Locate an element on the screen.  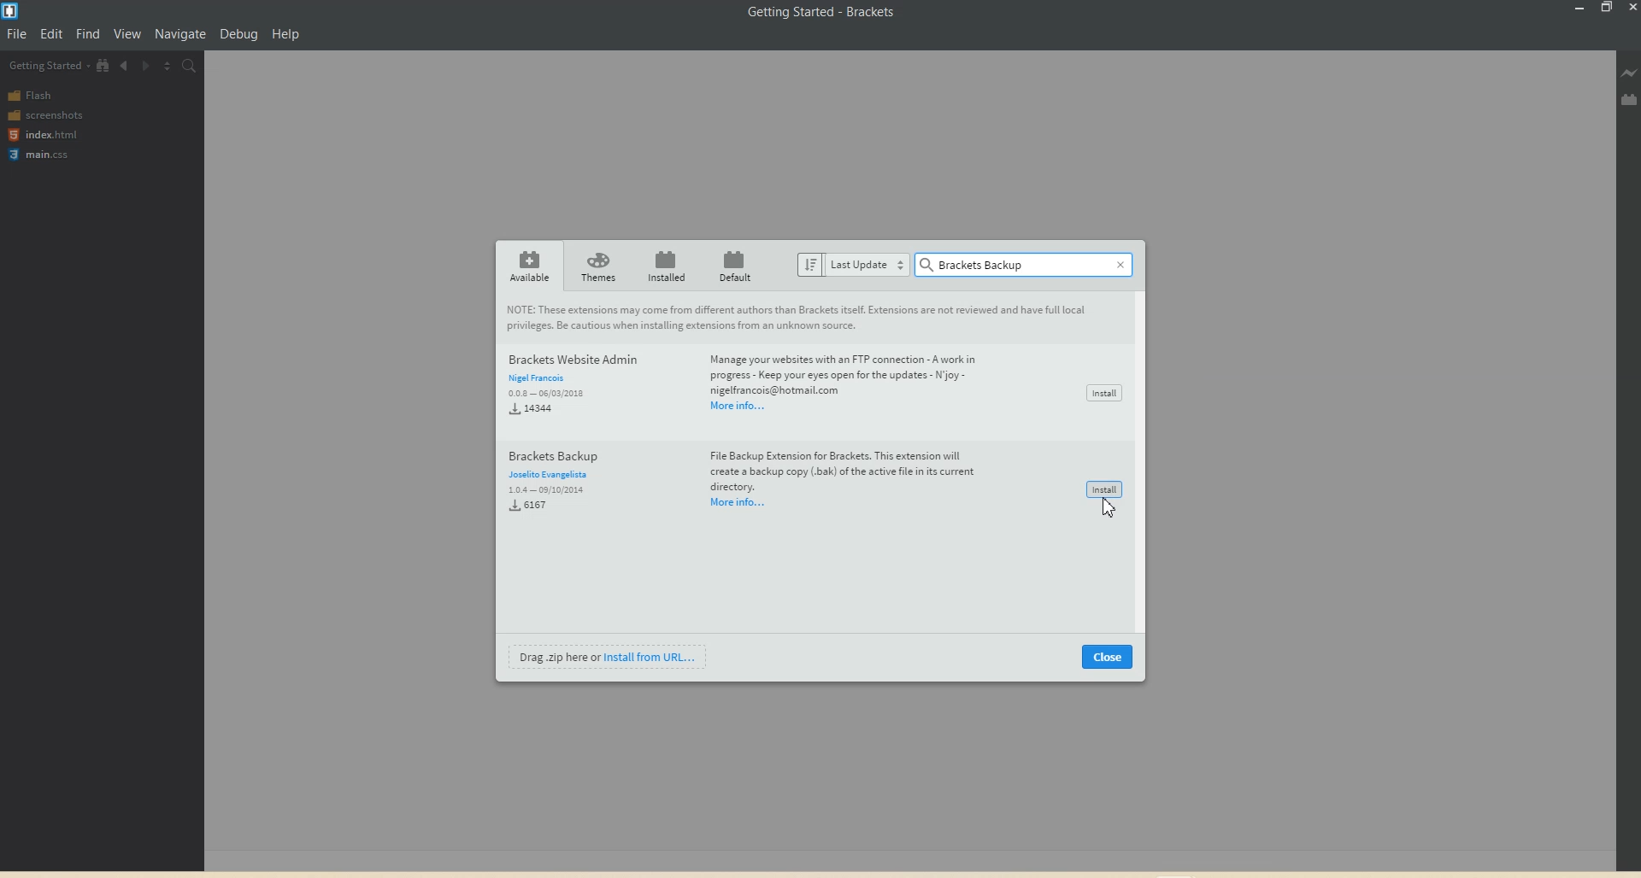
Close is located at coordinates (1123, 264).